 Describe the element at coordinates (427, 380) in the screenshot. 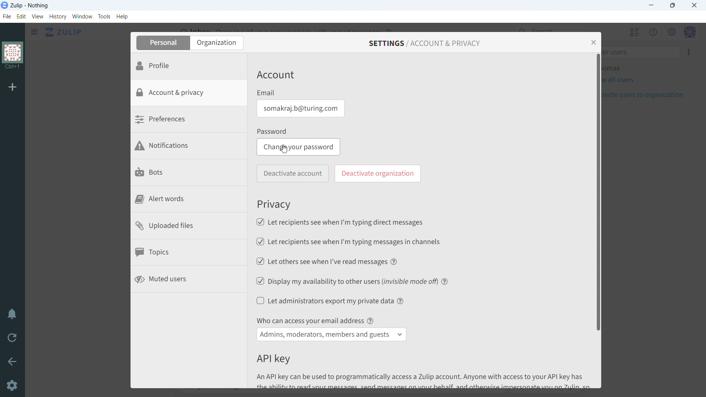

I see `An API key can be used to programmatically access a Zulip account. Anyone with access to your API key has` at that location.